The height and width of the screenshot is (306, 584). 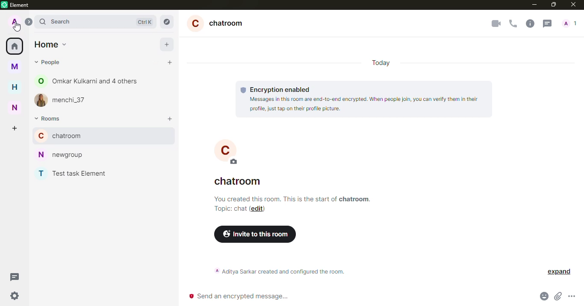 I want to click on home, so click(x=50, y=44).